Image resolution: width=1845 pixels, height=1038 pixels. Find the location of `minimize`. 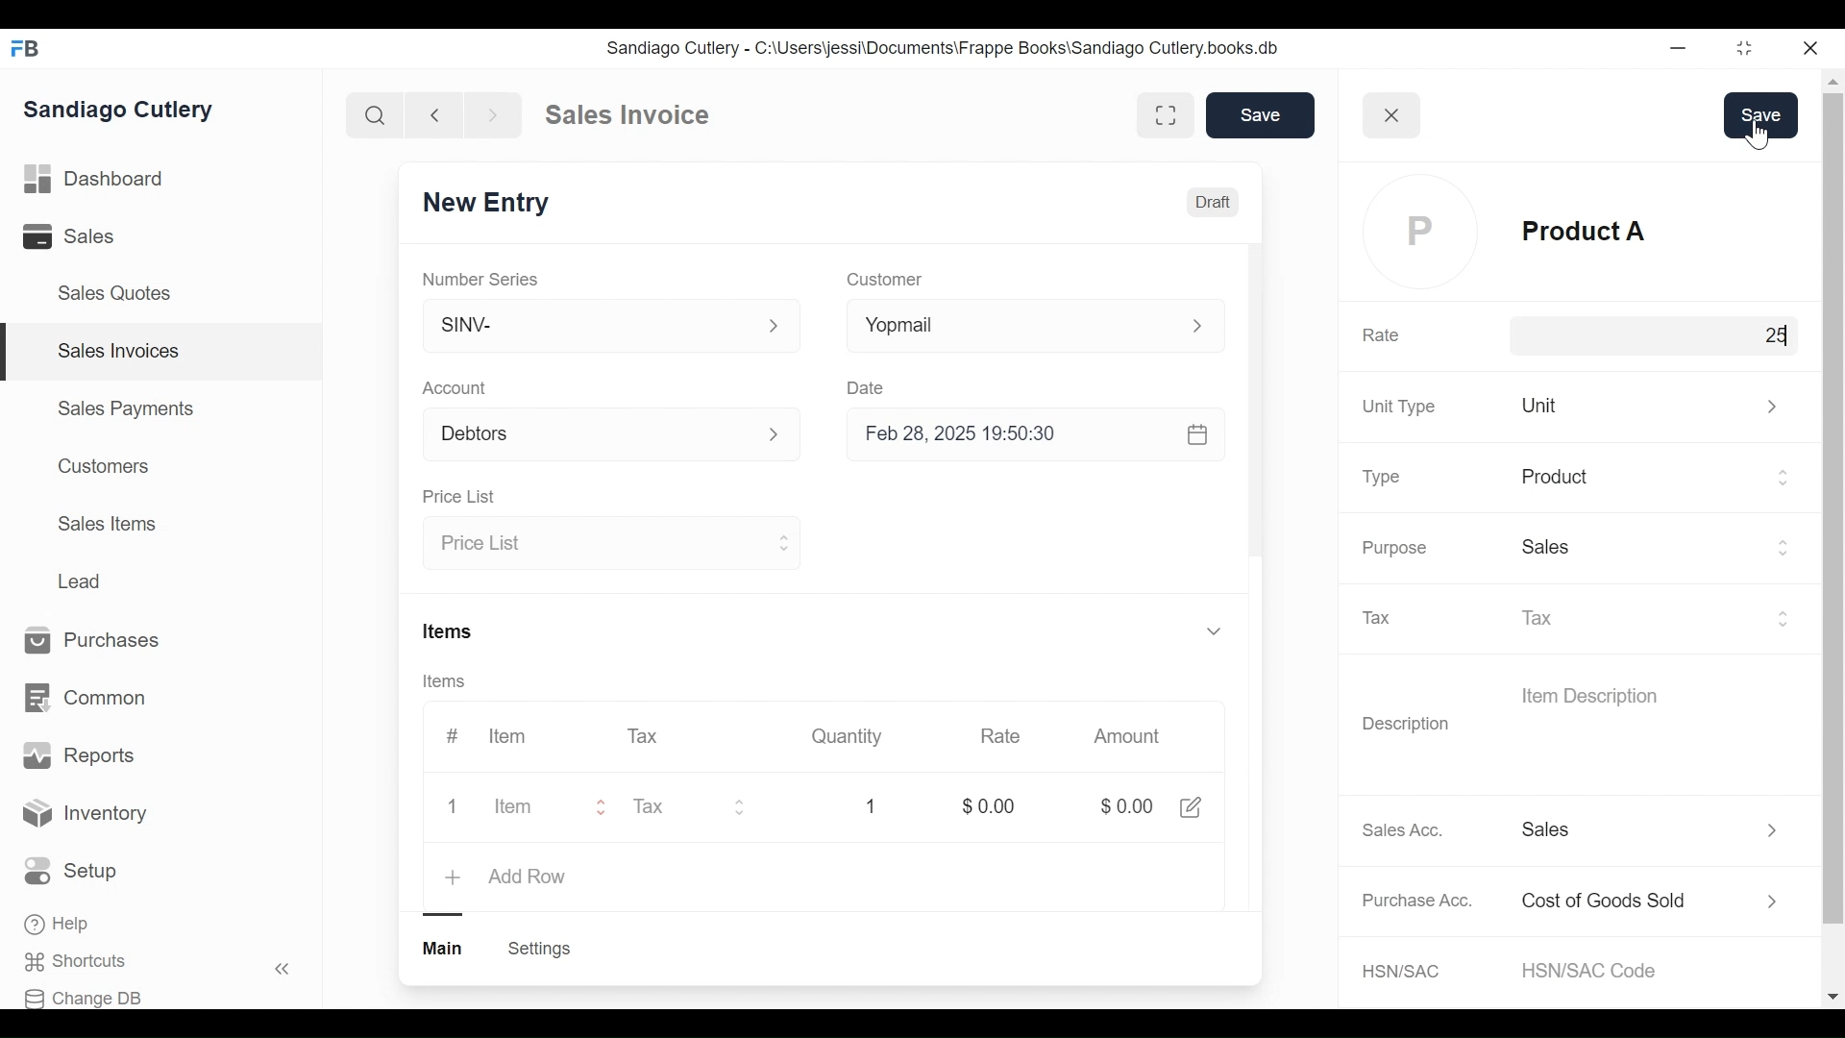

minimize is located at coordinates (1678, 47).